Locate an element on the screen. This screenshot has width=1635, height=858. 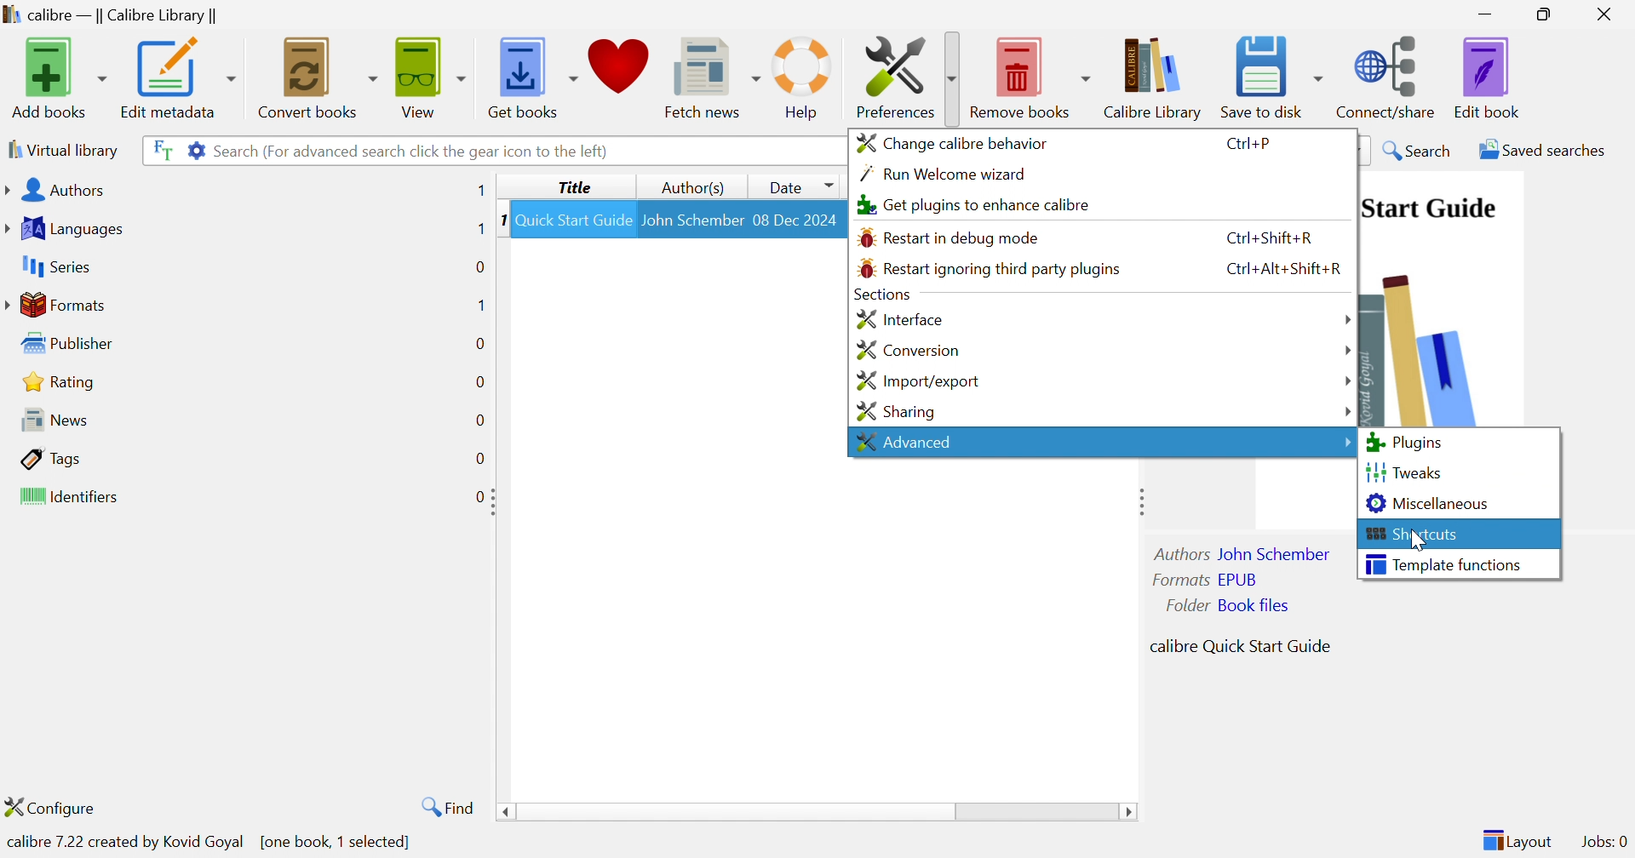
Save to disk is located at coordinates (1271, 72).